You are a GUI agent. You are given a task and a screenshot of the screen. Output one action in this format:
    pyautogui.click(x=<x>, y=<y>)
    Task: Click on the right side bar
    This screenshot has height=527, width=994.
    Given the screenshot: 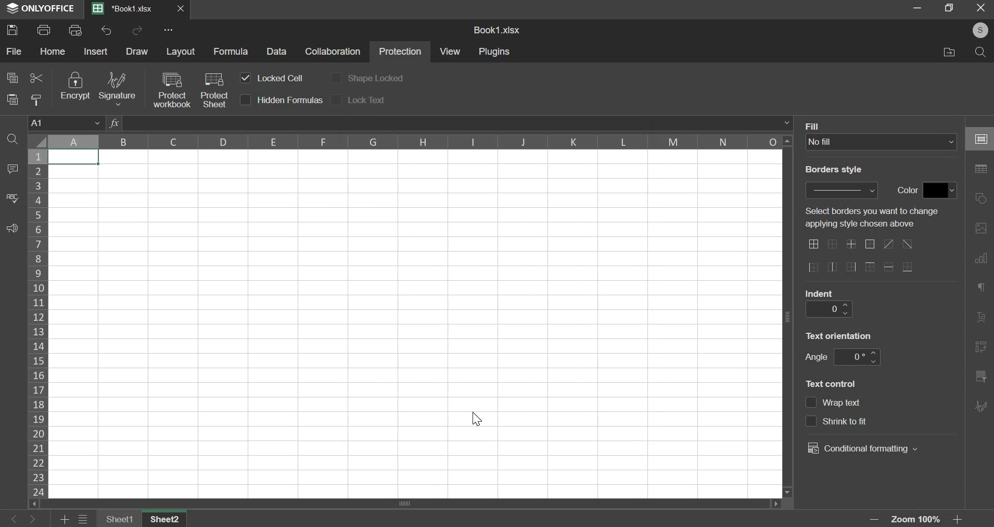 What is the action you would take?
    pyautogui.click(x=981, y=228)
    